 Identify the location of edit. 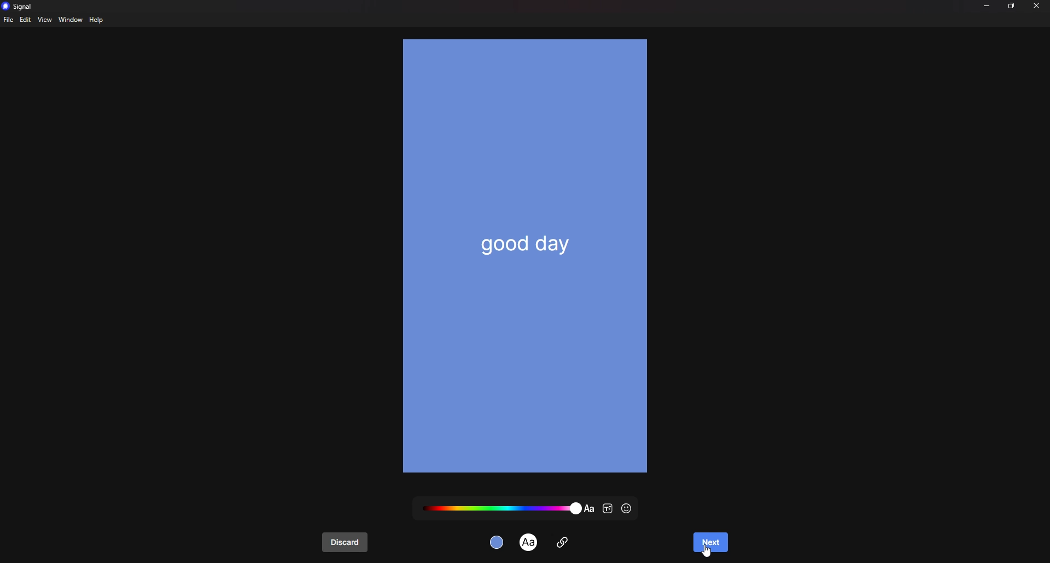
(26, 20).